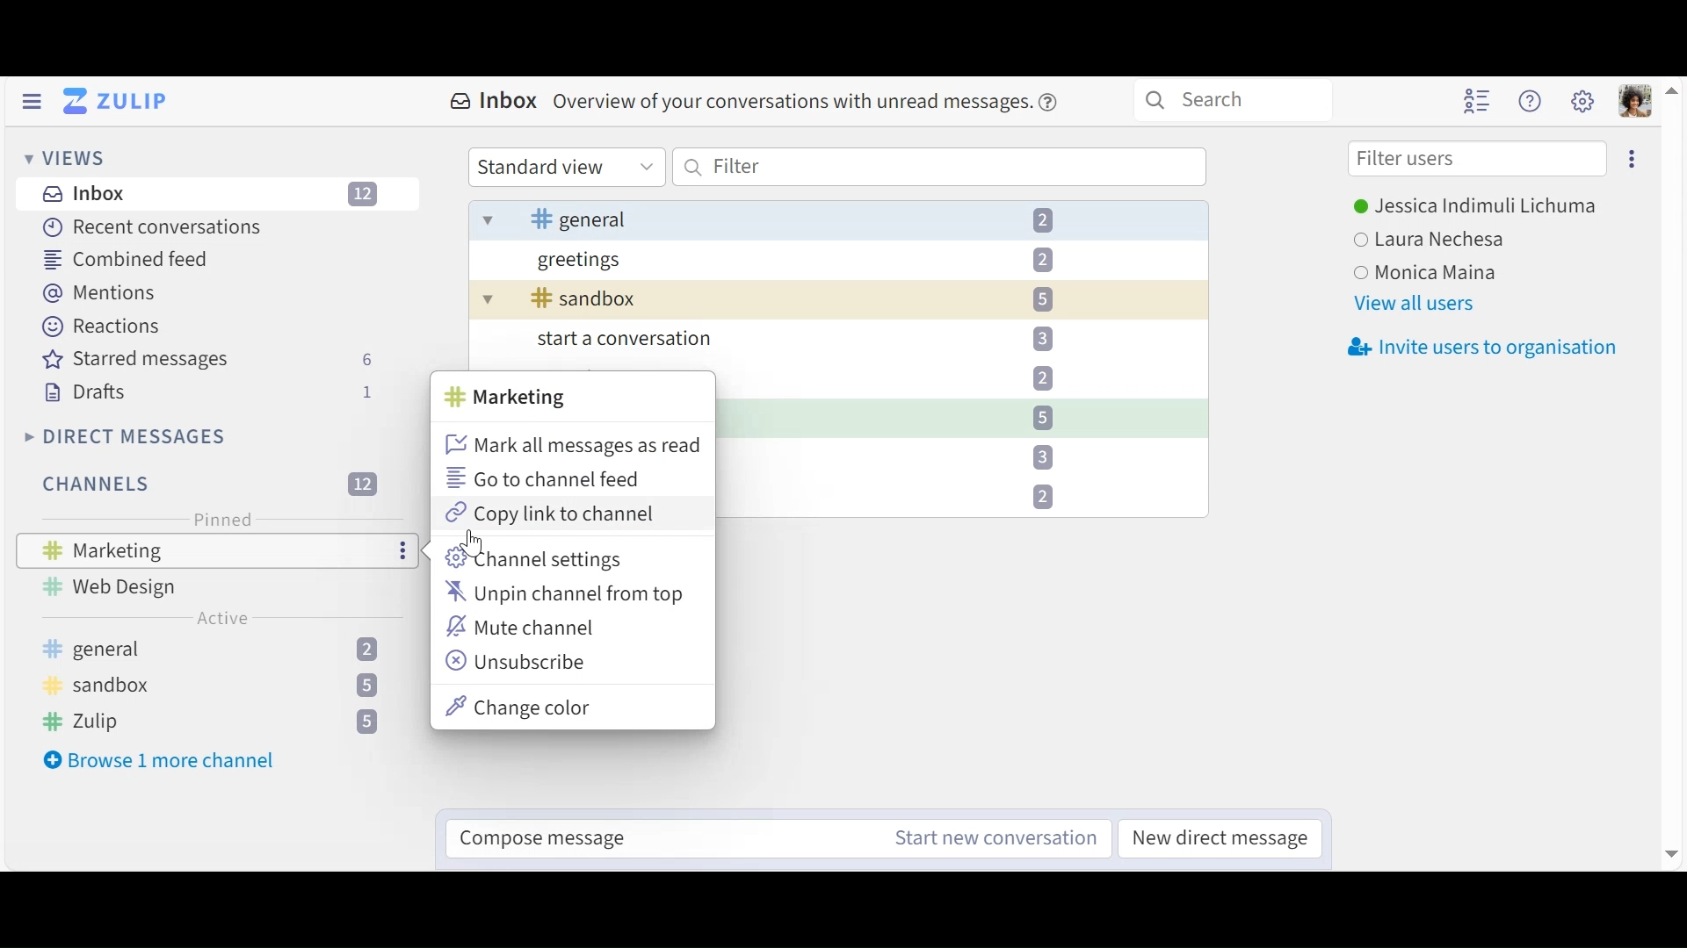 The height and width of the screenshot is (948, 1687). What do you see at coordinates (518, 663) in the screenshot?
I see `Unsubscribe` at bounding box center [518, 663].